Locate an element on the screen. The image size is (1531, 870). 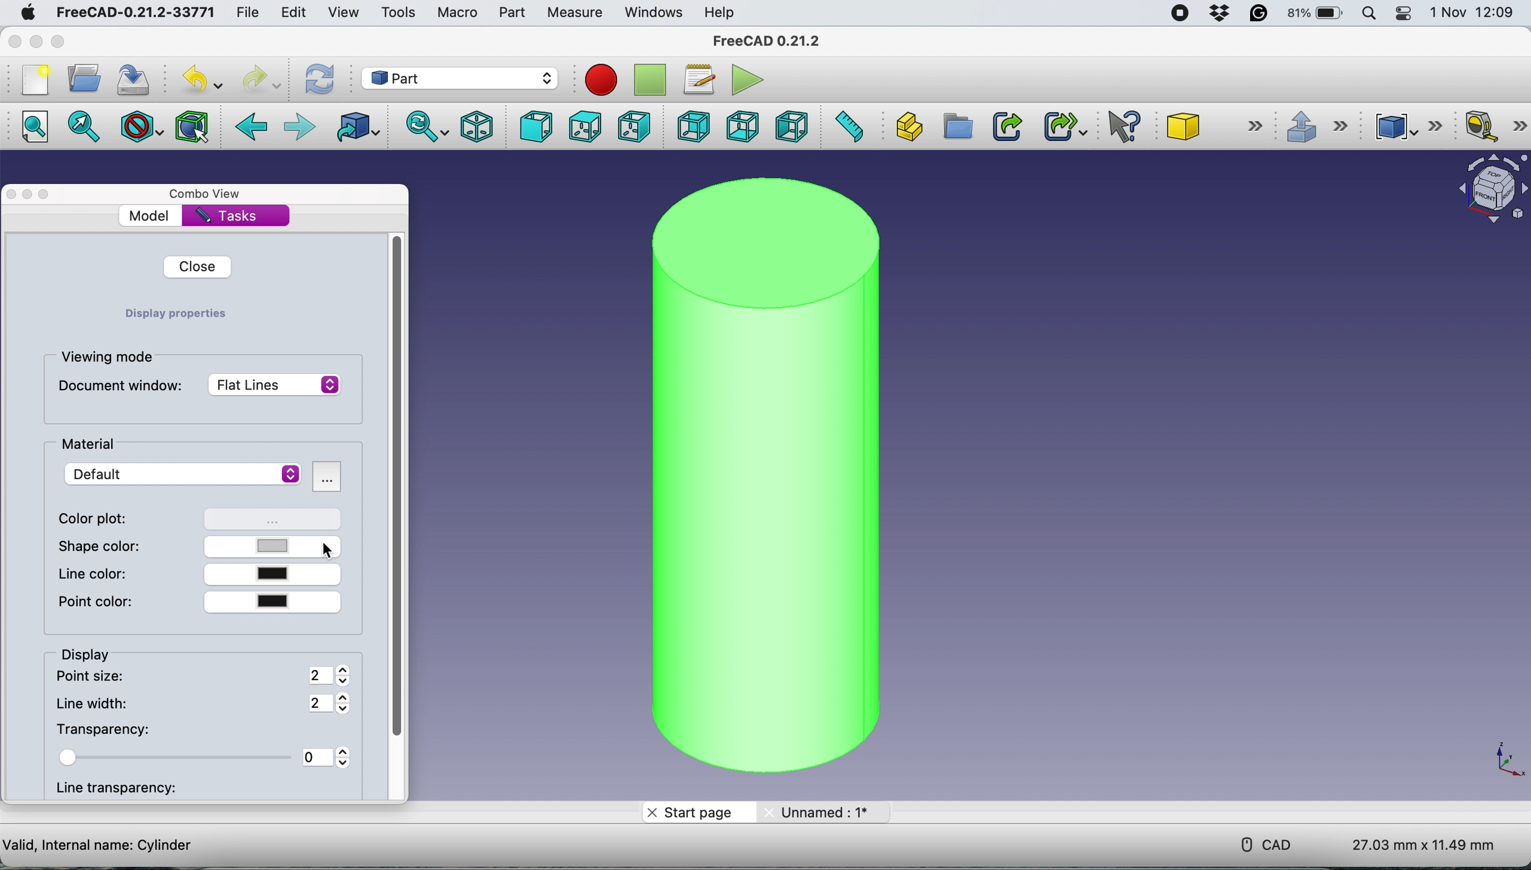
battery is located at coordinates (1315, 14).